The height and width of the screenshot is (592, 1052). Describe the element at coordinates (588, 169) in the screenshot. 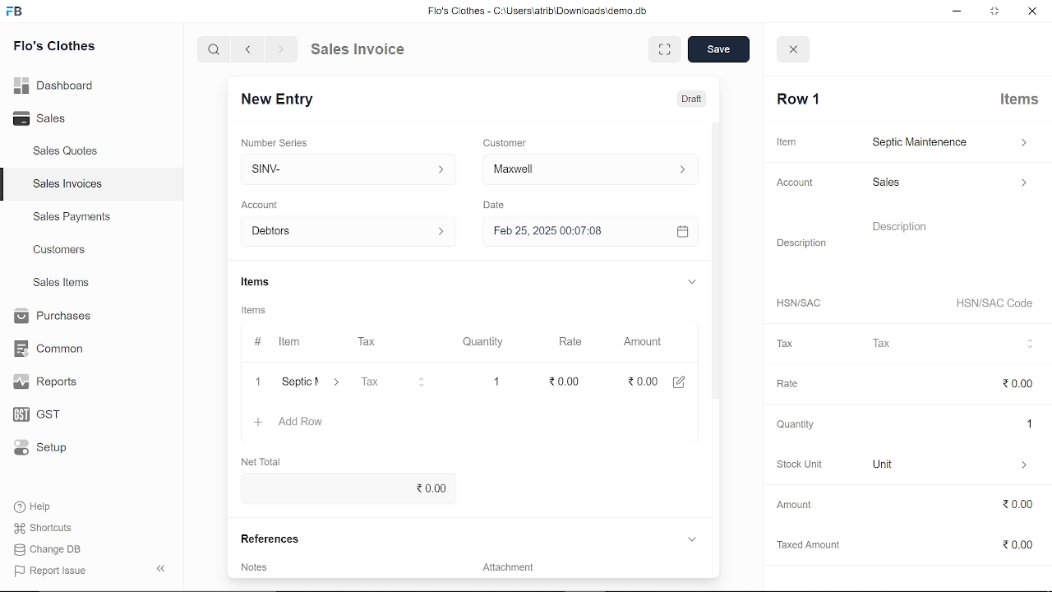

I see `Insert Customer` at that location.